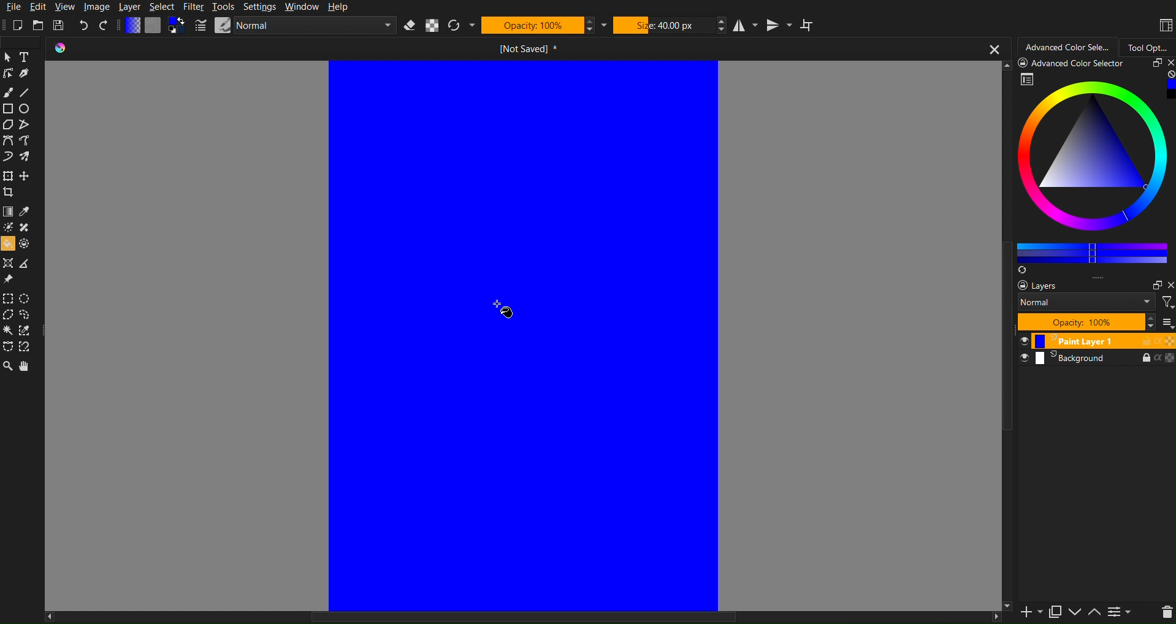  Describe the element at coordinates (19, 116) in the screenshot. I see `Shape Tools` at that location.